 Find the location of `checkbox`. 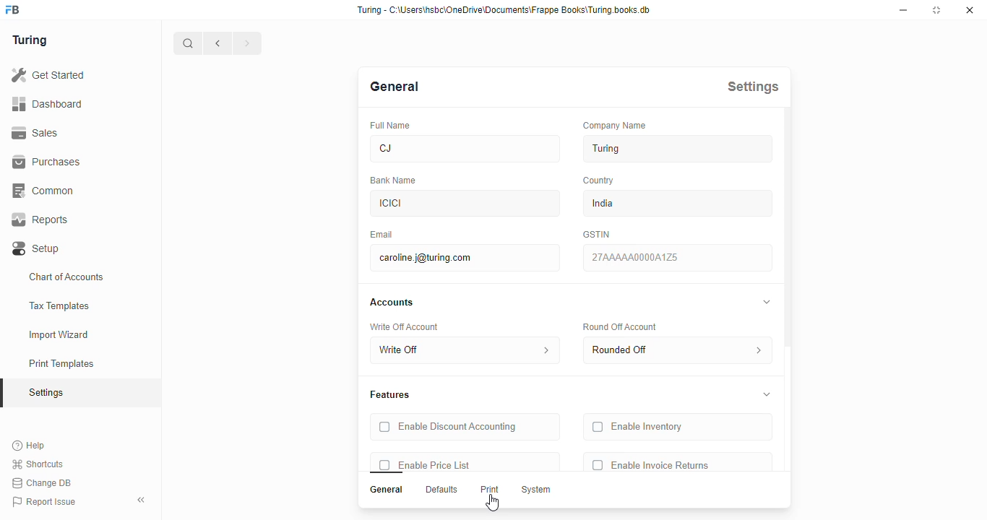

checkbox is located at coordinates (598, 464).